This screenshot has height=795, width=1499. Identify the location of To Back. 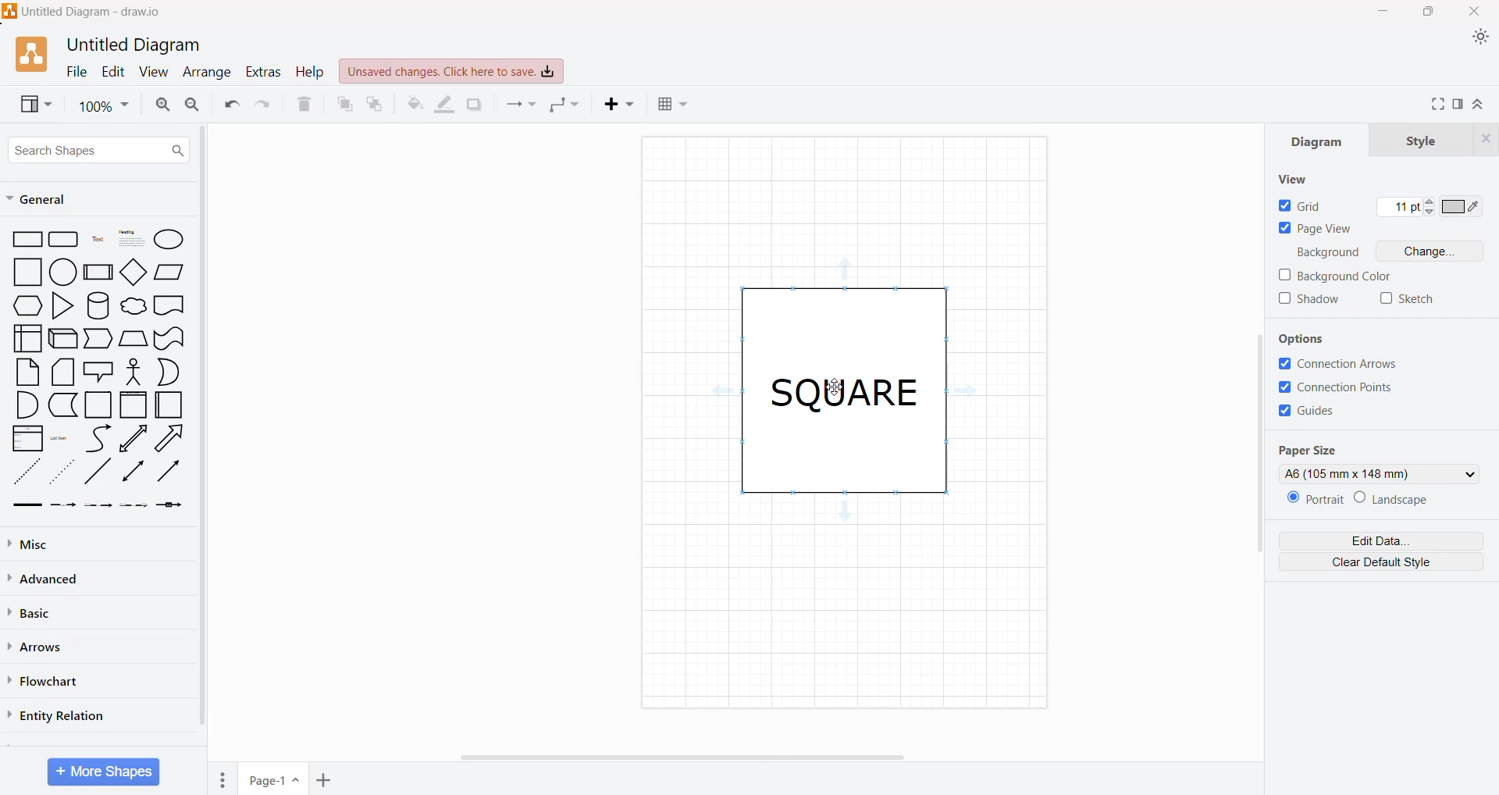
(376, 105).